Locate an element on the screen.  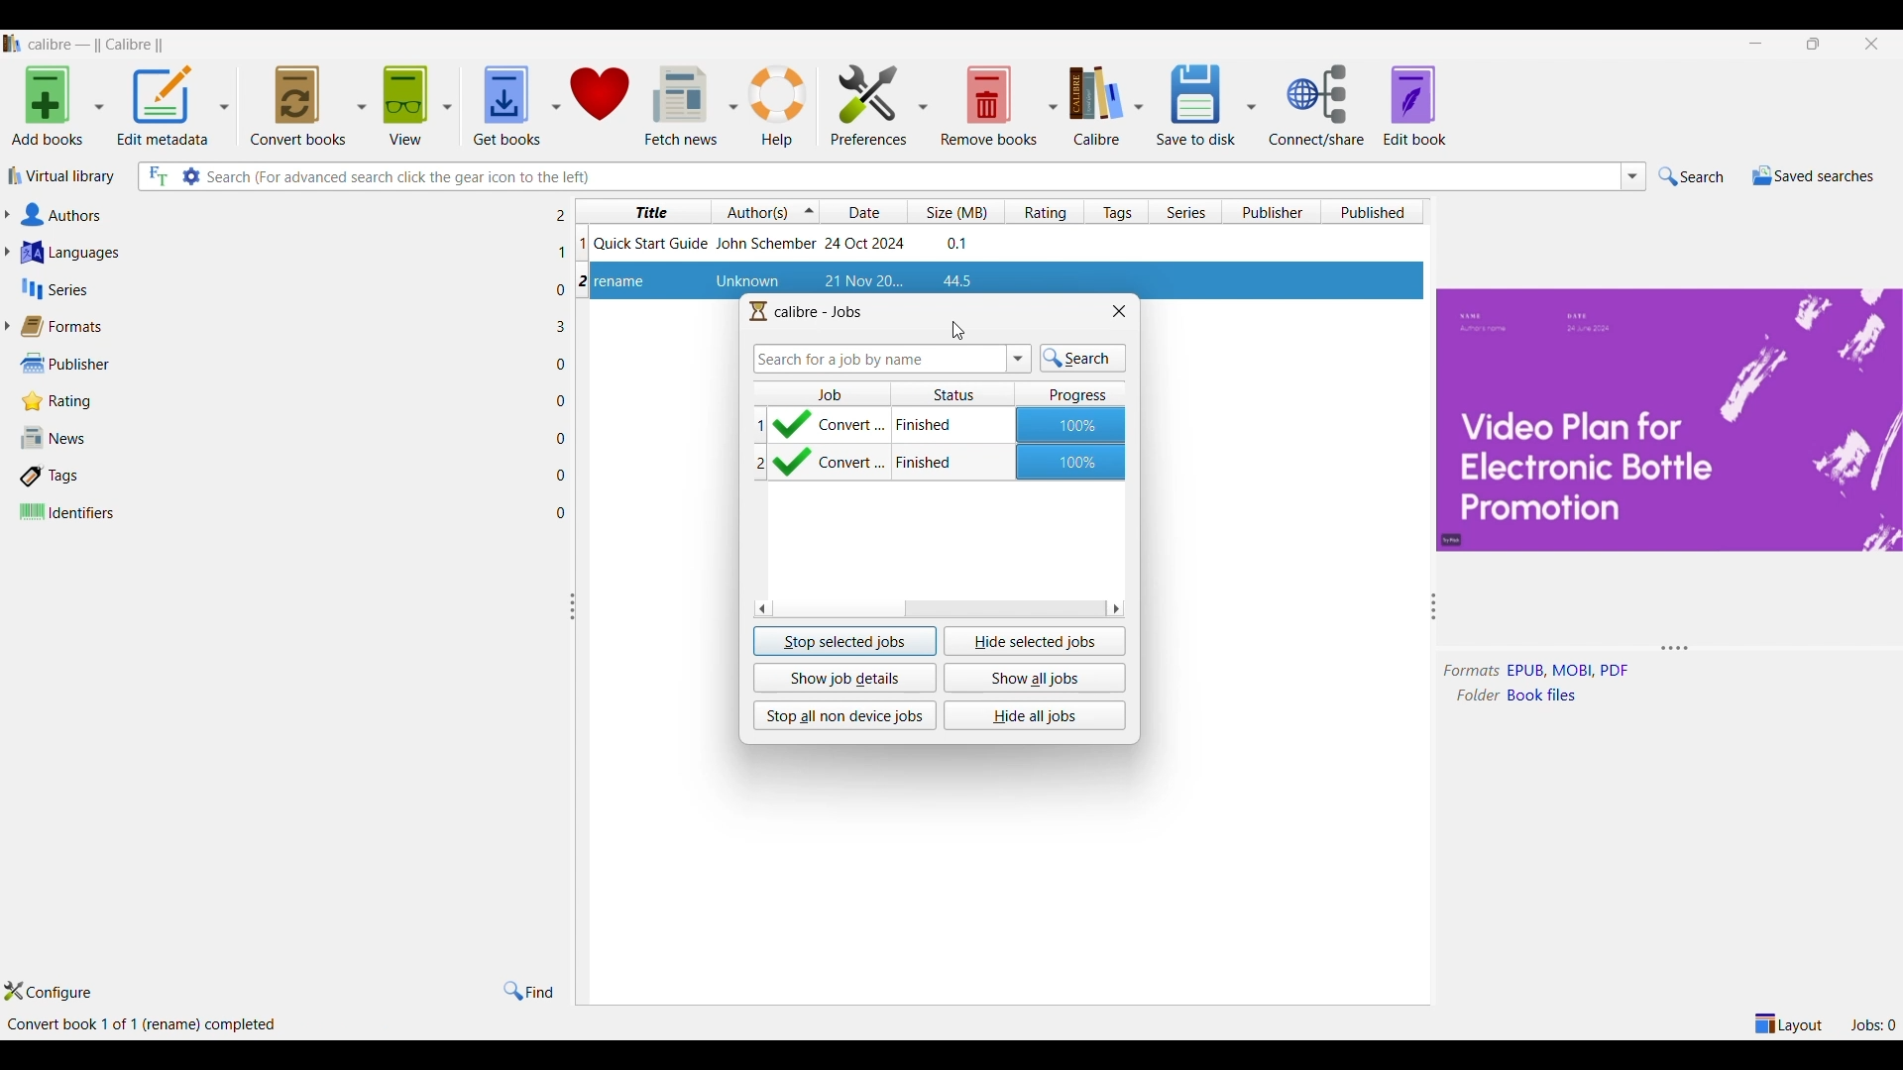
View is located at coordinates (405, 106).